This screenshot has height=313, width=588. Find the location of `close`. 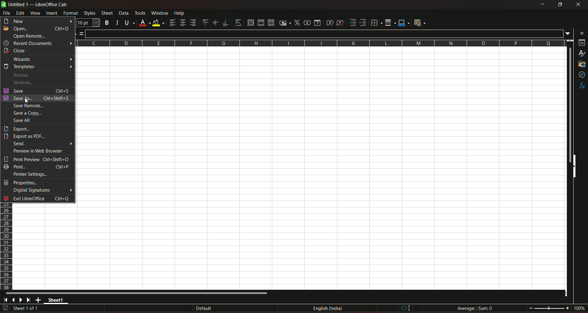

close is located at coordinates (577, 6).